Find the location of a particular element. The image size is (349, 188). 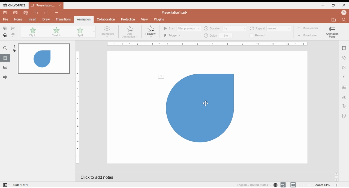

more is located at coordinates (56, 12).